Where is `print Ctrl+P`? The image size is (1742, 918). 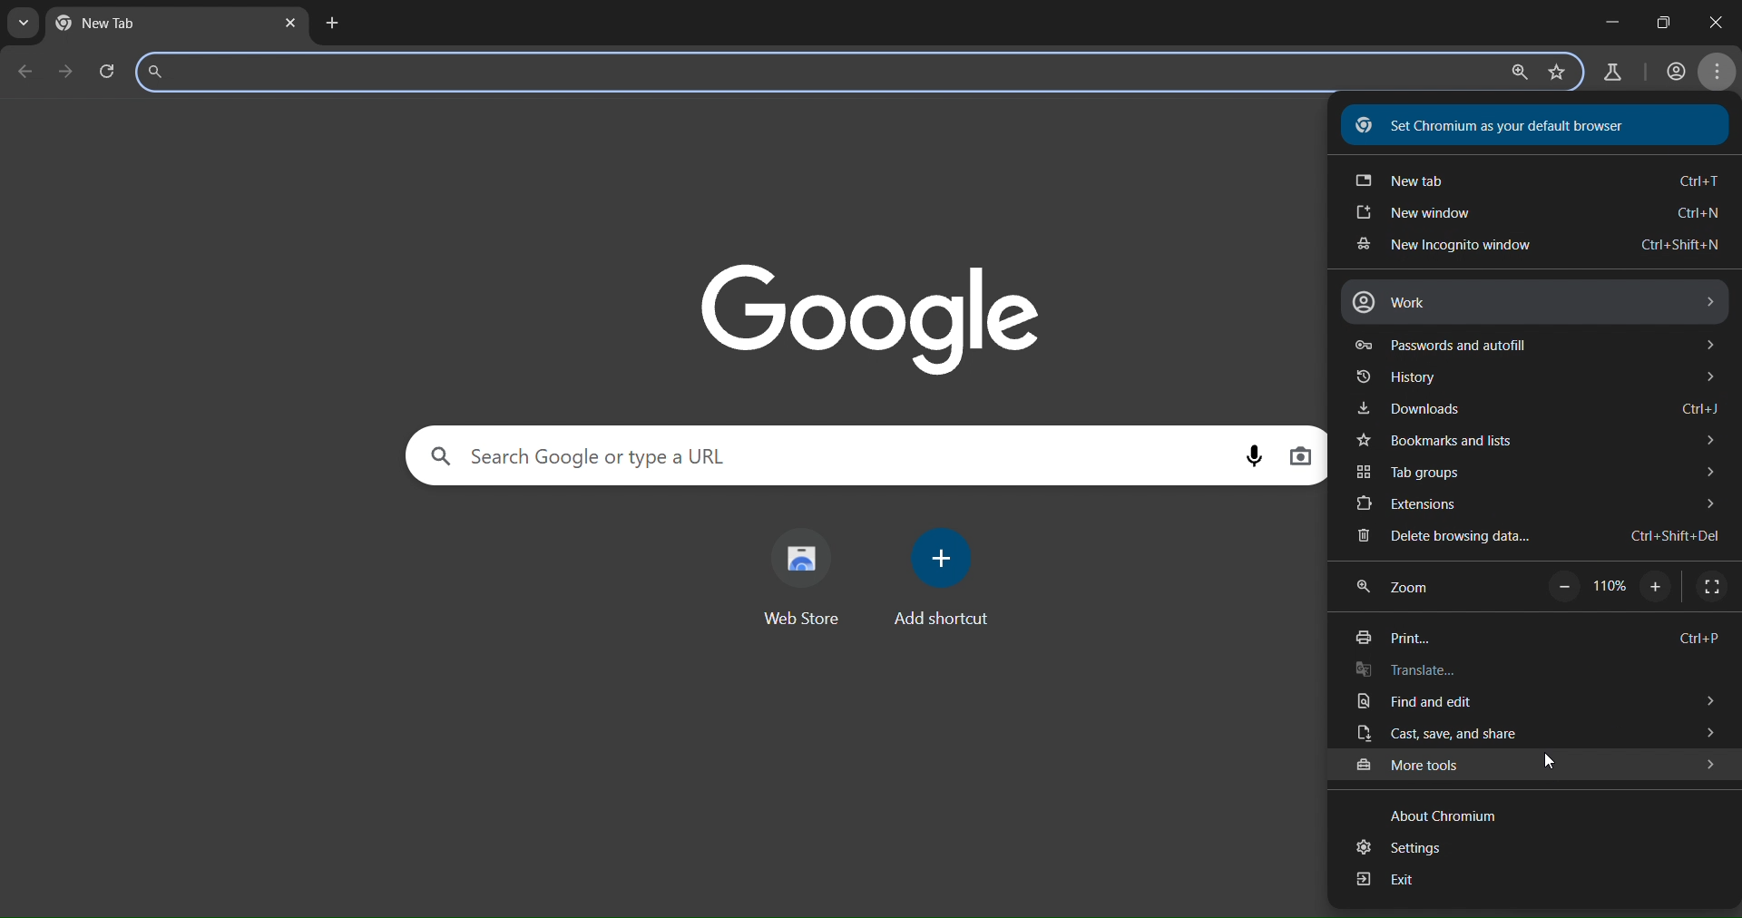
print Ctrl+P is located at coordinates (1531, 640).